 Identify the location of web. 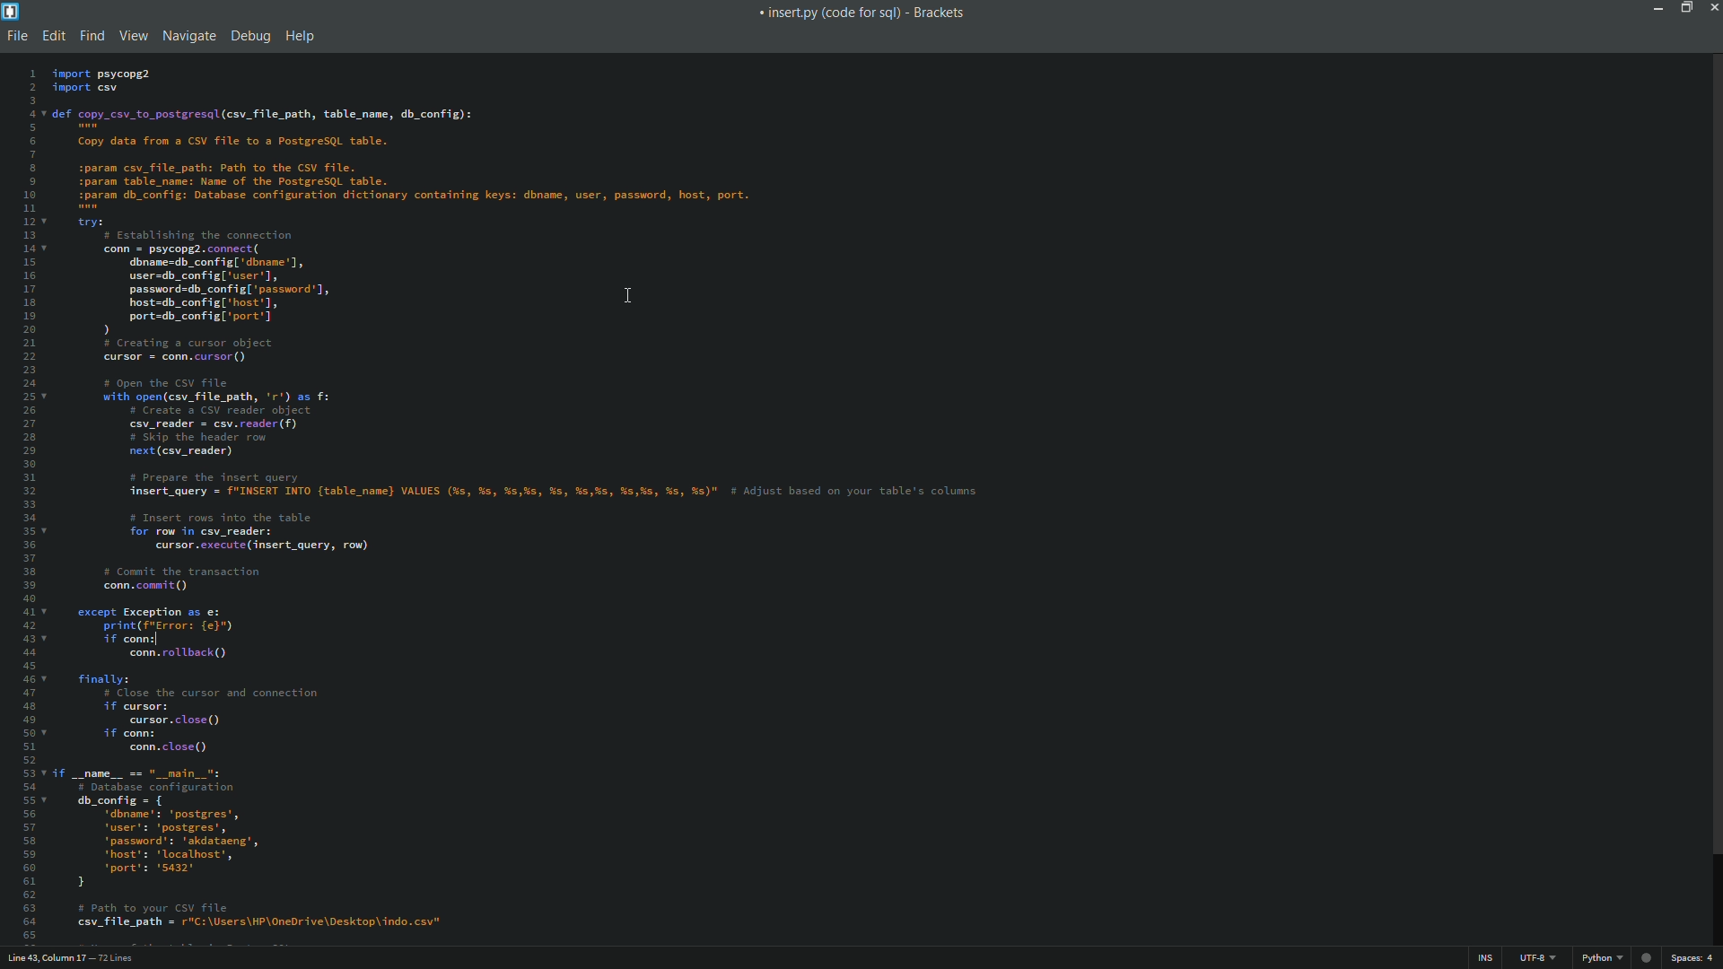
(1643, 955).